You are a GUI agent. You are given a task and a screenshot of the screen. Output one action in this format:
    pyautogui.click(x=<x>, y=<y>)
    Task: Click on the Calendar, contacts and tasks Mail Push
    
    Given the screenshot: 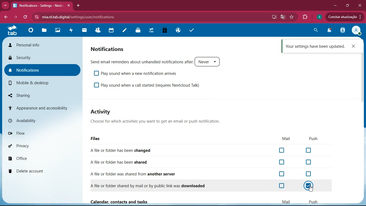 What is the action you would take?
    pyautogui.click(x=205, y=201)
    